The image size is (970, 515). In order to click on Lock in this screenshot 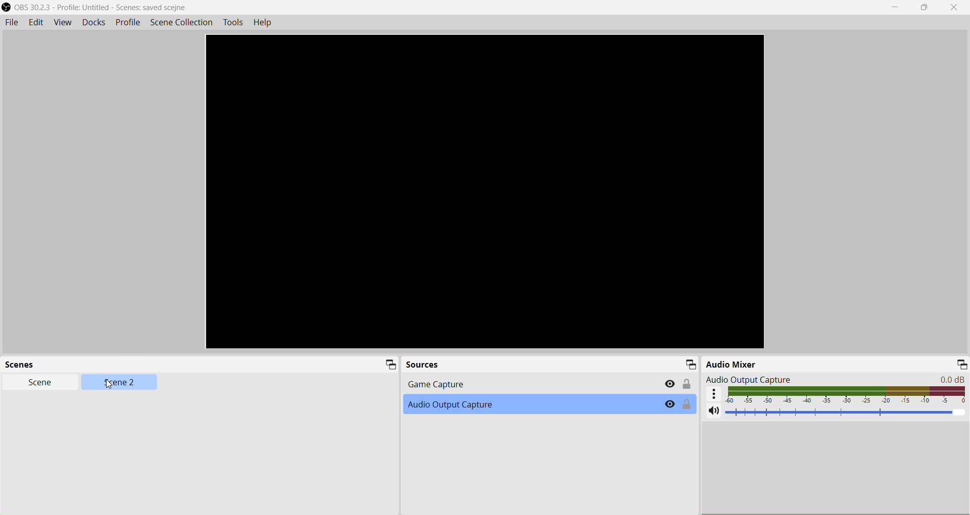, I will do `click(687, 403)`.